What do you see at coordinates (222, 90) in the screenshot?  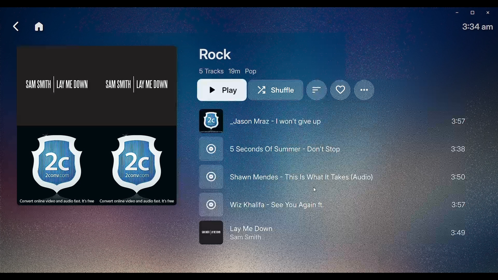 I see `Play` at bounding box center [222, 90].